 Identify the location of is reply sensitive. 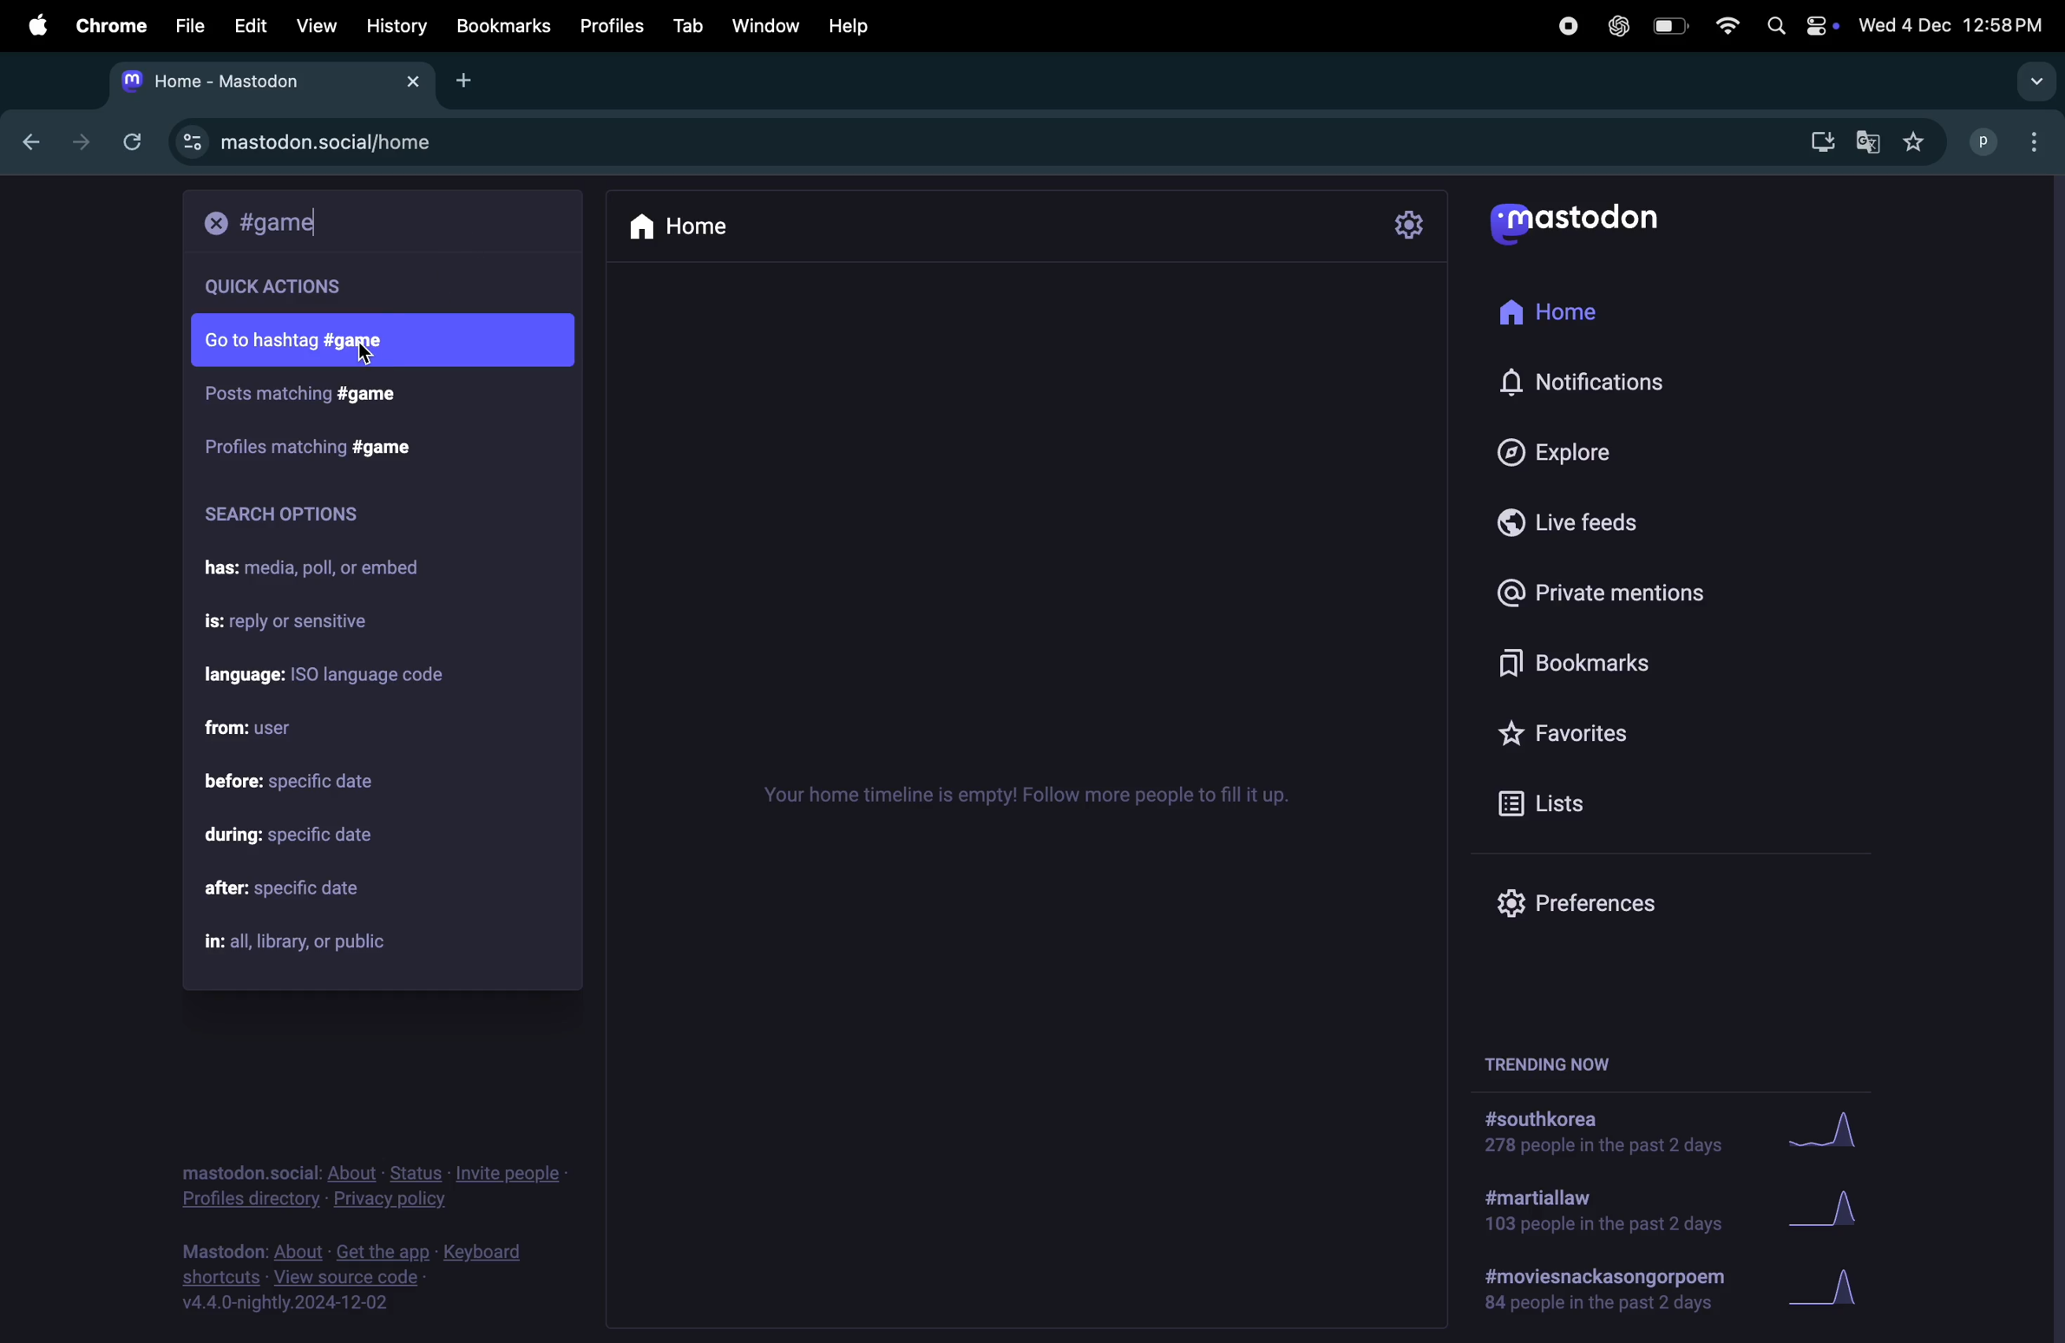
(303, 625).